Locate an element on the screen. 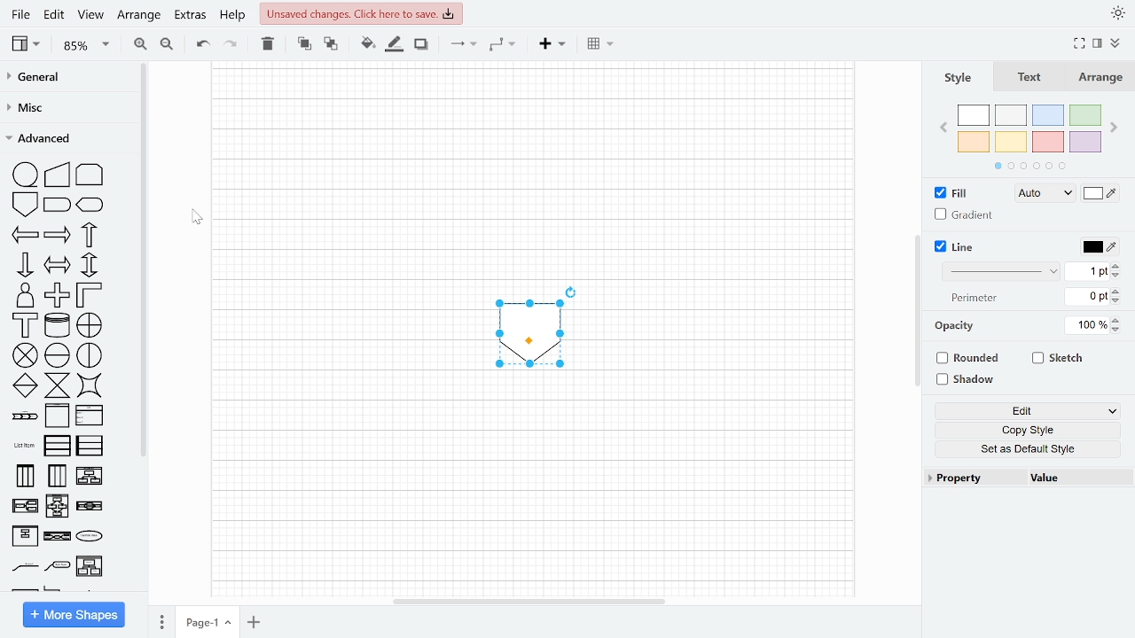 Image resolution: width=1135 pixels, height=638 pixels. sum is located at coordinates (27, 356).